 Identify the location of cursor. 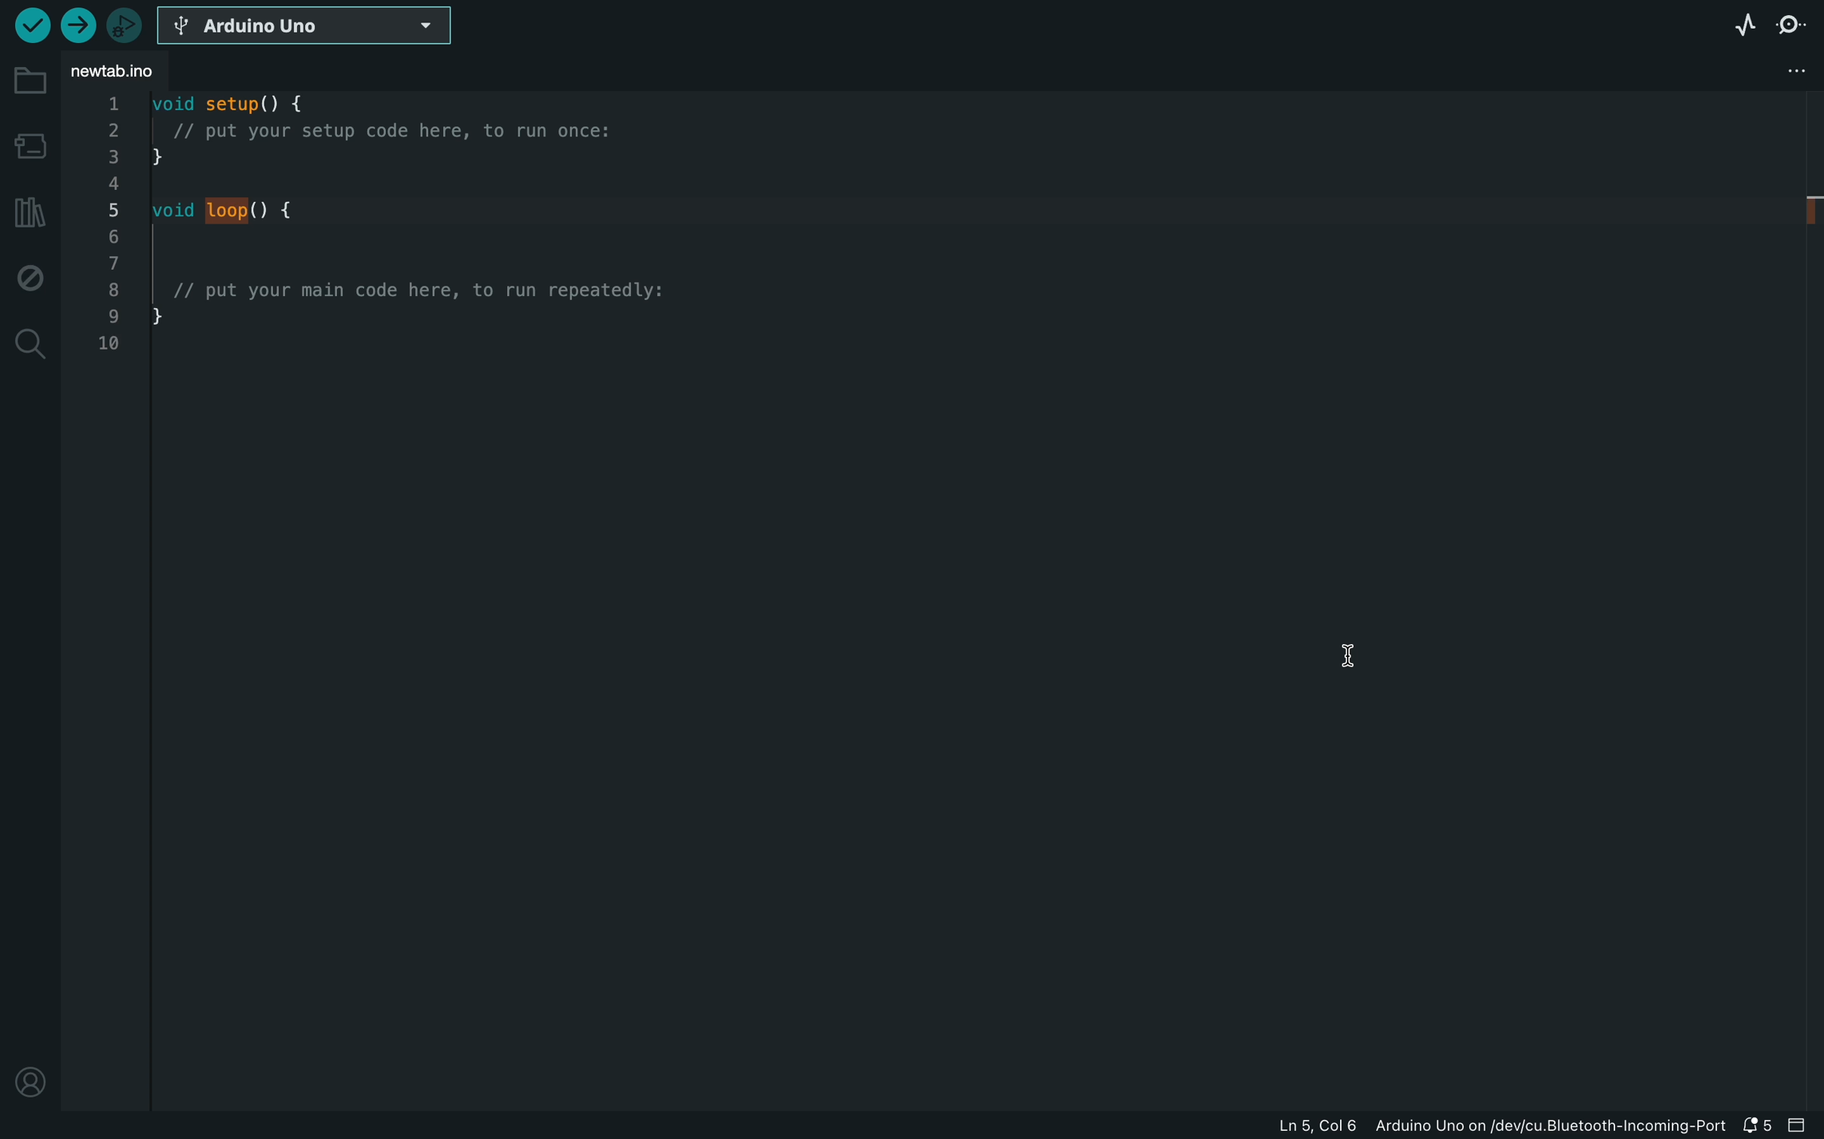
(1366, 652).